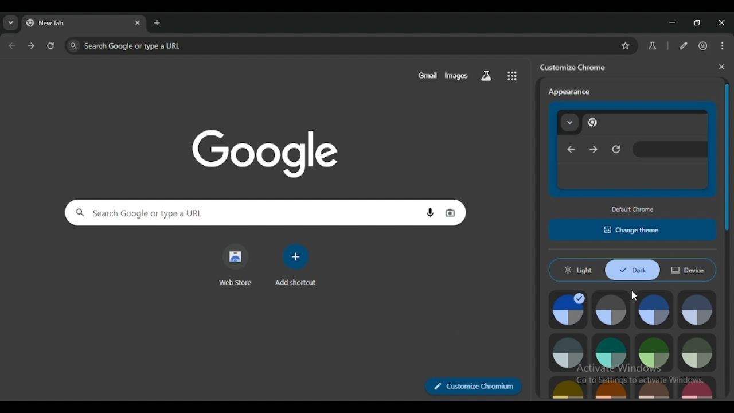 The height and width of the screenshot is (413, 734). What do you see at coordinates (698, 389) in the screenshot?
I see `rose` at bounding box center [698, 389].